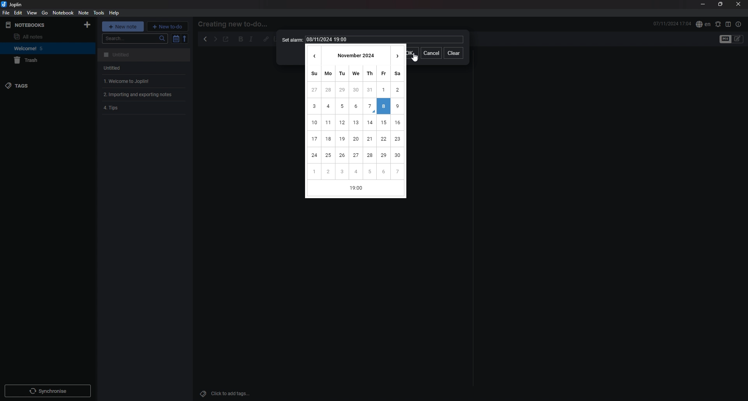  I want to click on trash, so click(43, 60).